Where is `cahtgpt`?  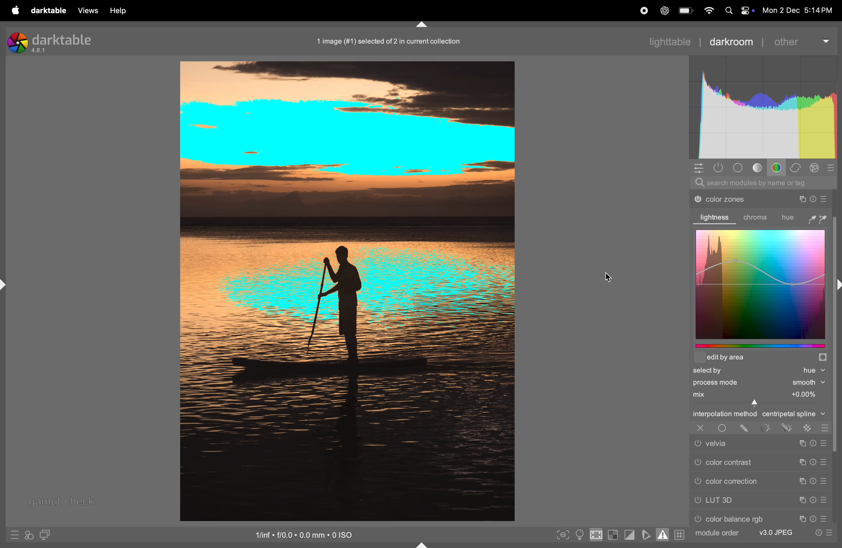
cahtgpt is located at coordinates (663, 10).